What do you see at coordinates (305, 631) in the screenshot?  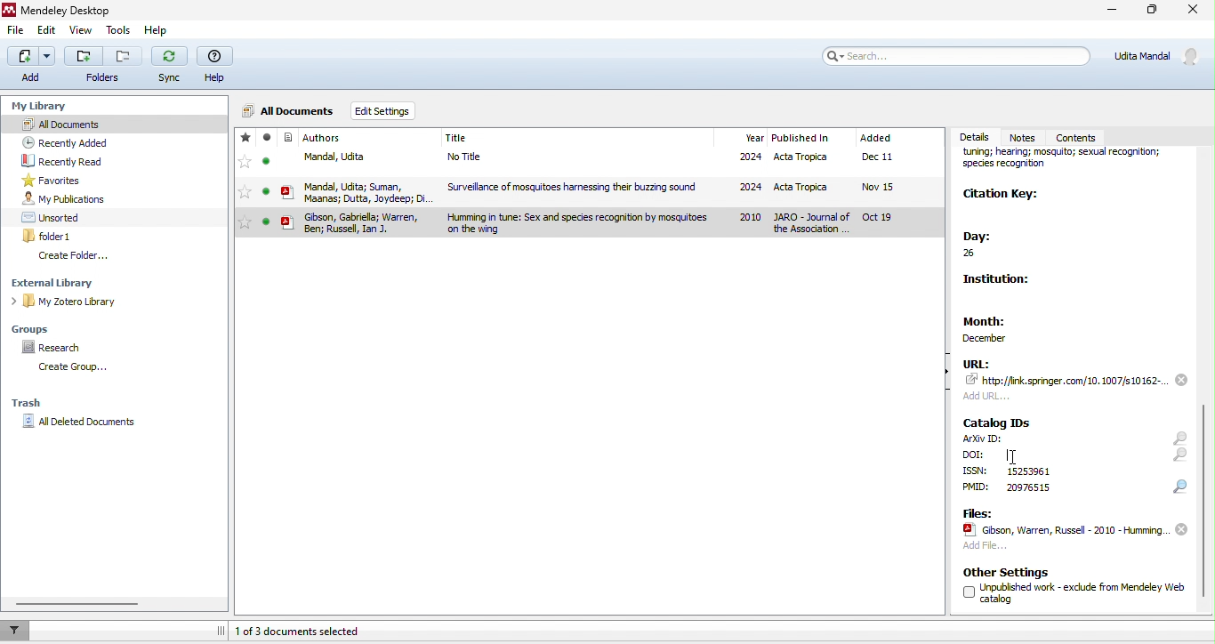 I see `1 of 3 documents selected` at bounding box center [305, 631].